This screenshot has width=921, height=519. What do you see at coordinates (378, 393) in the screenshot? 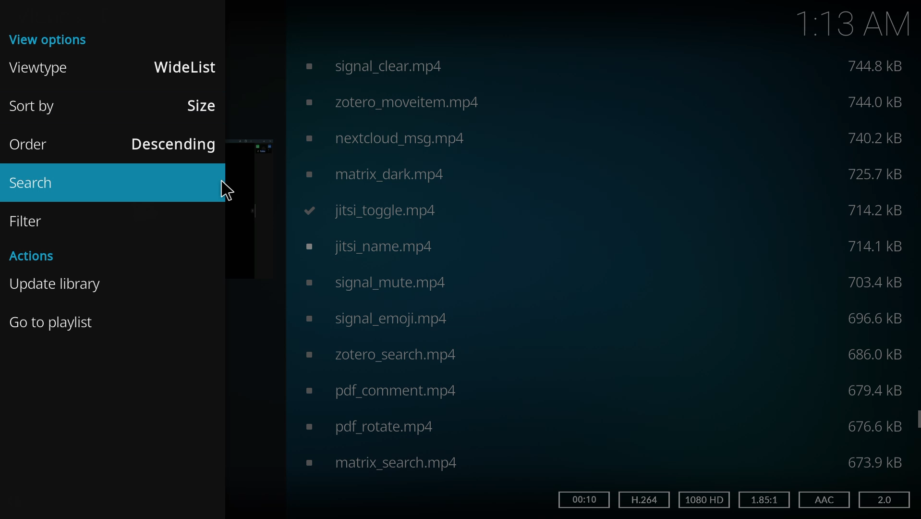
I see `video` at bounding box center [378, 393].